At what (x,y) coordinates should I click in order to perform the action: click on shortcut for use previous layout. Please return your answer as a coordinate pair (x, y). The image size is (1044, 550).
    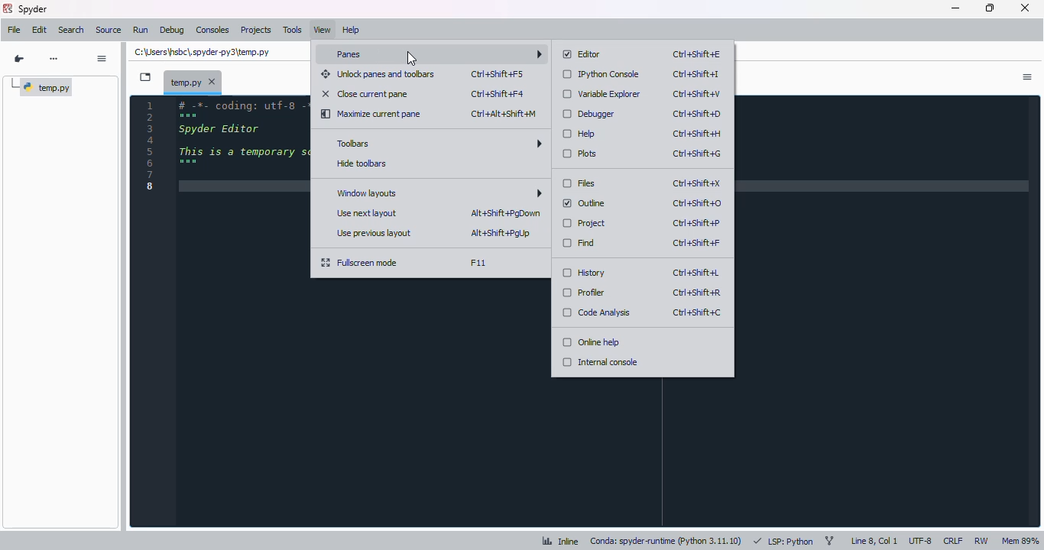
    Looking at the image, I should click on (501, 234).